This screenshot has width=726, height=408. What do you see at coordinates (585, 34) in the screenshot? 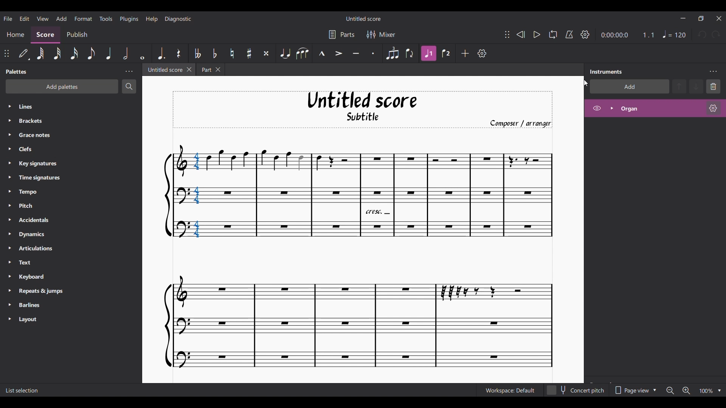
I see `Playback settings` at bounding box center [585, 34].